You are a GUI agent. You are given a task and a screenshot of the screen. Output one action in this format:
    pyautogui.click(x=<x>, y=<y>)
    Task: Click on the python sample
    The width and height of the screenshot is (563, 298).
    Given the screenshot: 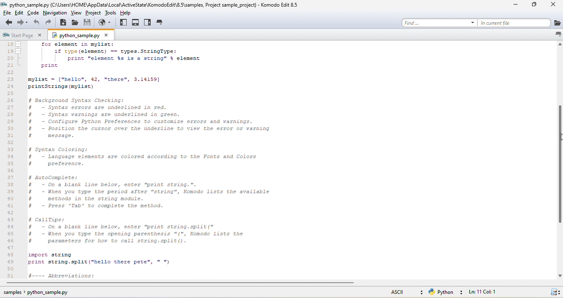 What is the action you would take?
    pyautogui.click(x=82, y=35)
    